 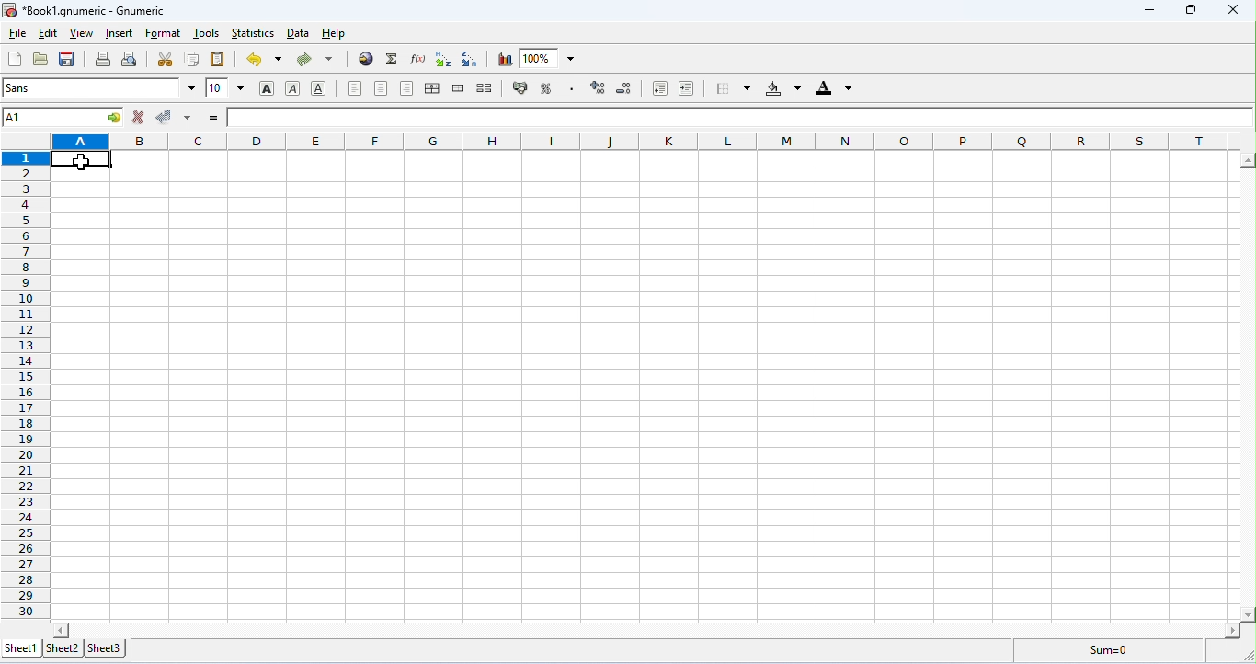 I want to click on sort ascending, so click(x=443, y=60).